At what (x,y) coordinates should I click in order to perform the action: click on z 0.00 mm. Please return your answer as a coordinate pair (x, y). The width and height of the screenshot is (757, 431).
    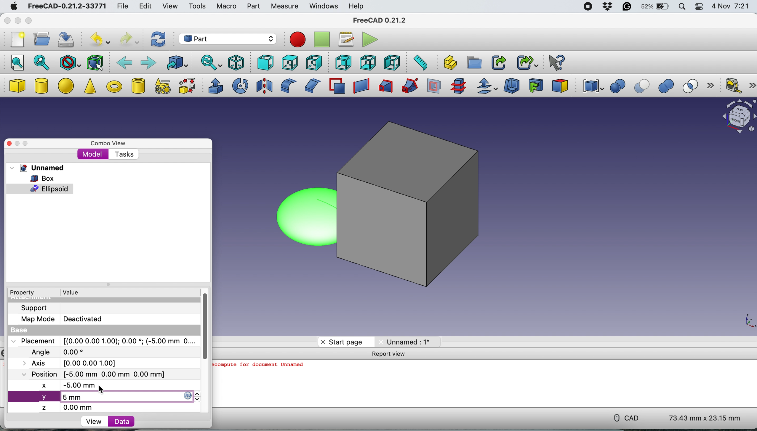
    Looking at the image, I should click on (71, 407).